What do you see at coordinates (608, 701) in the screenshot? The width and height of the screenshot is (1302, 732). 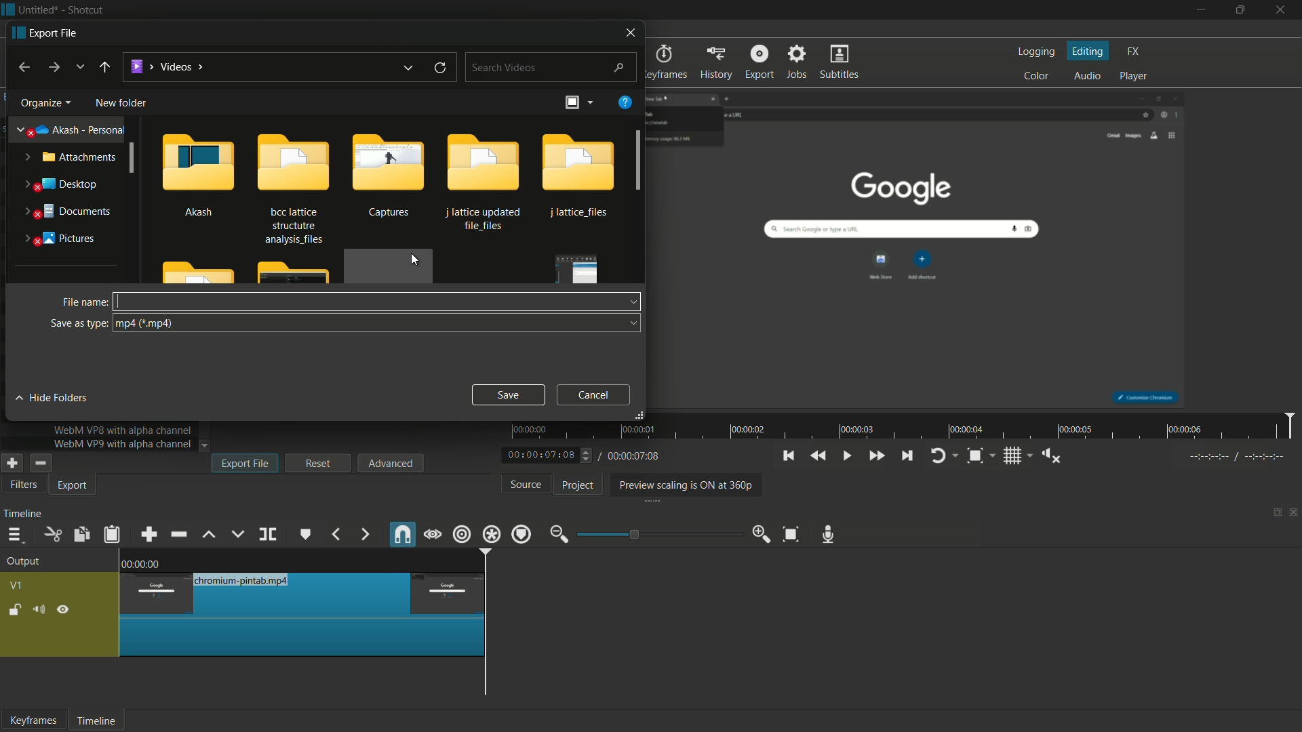 I see `scroll bar` at bounding box center [608, 701].